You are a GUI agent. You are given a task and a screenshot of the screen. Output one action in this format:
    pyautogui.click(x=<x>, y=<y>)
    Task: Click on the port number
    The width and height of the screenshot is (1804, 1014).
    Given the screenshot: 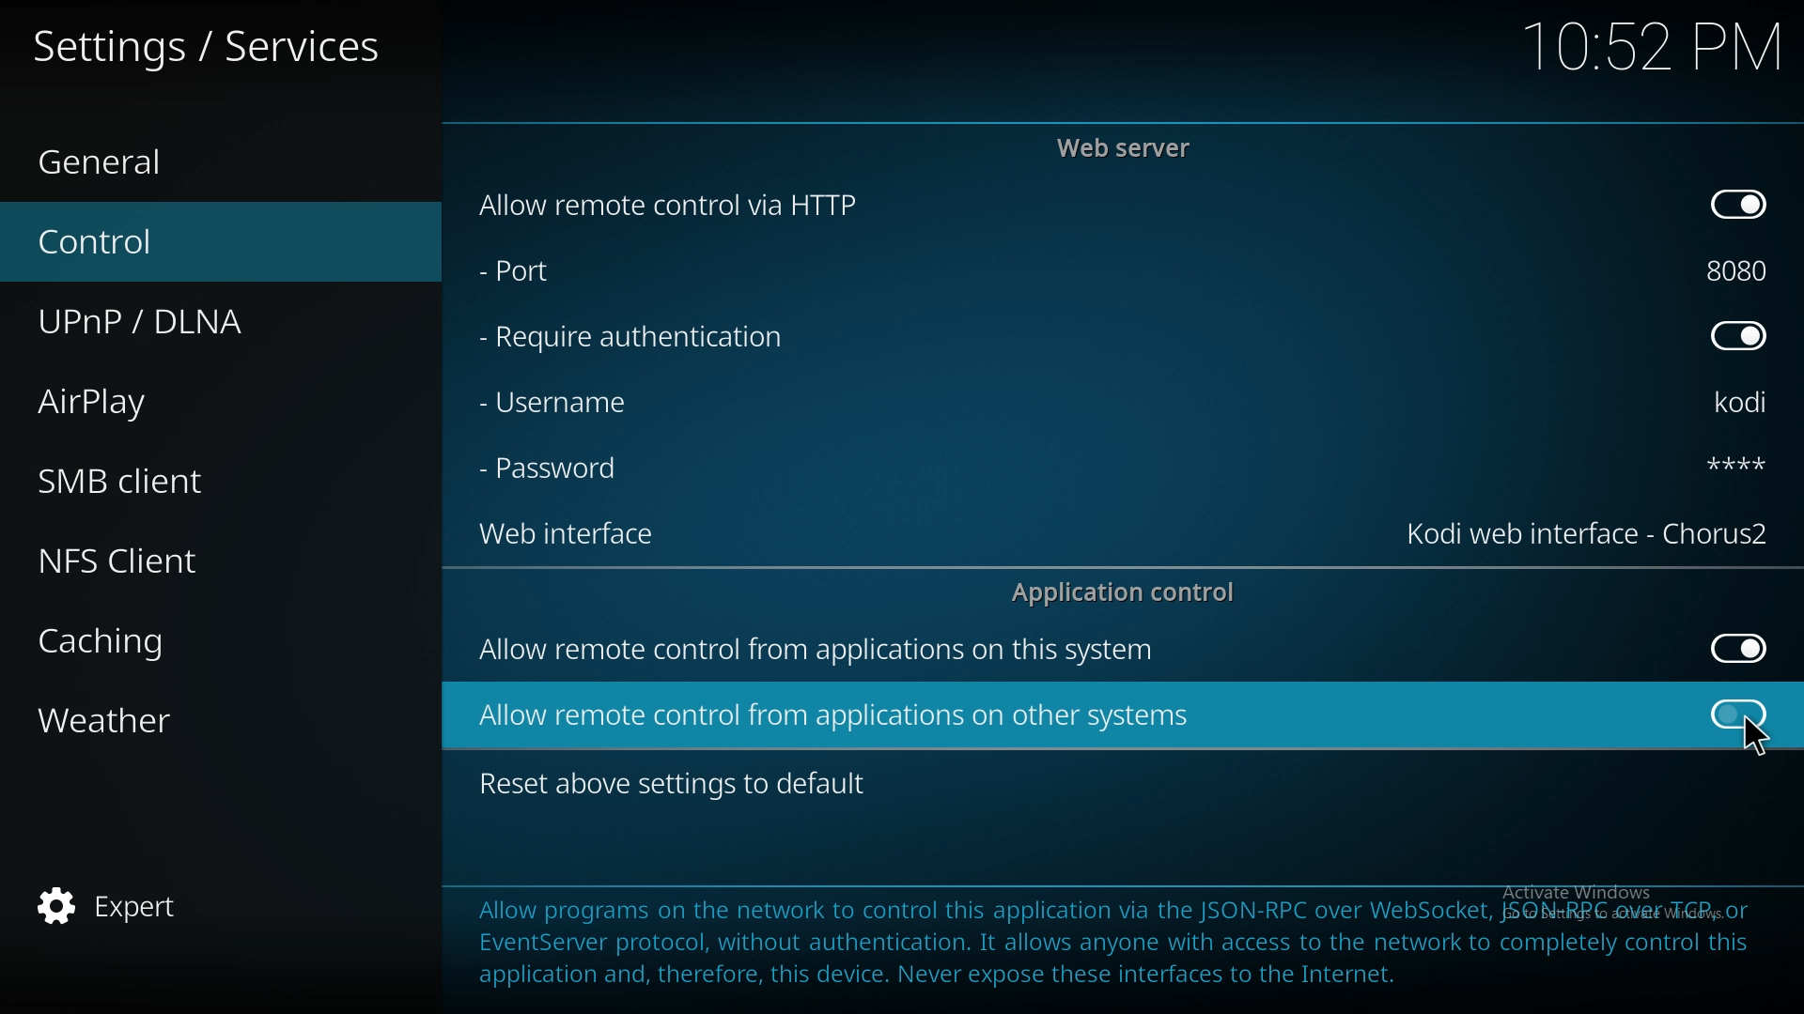 What is the action you would take?
    pyautogui.click(x=1738, y=270)
    